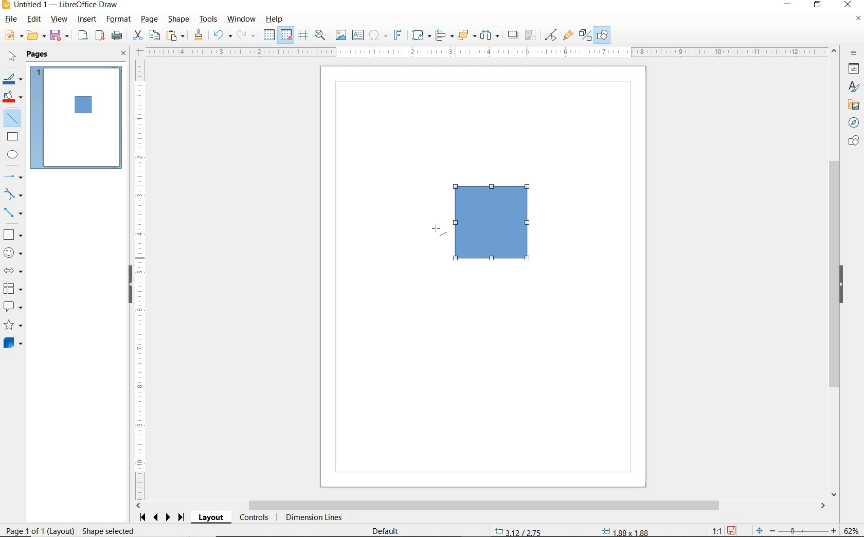 This screenshot has width=864, height=537. What do you see at coordinates (11, 58) in the screenshot?
I see `SELECT` at bounding box center [11, 58].